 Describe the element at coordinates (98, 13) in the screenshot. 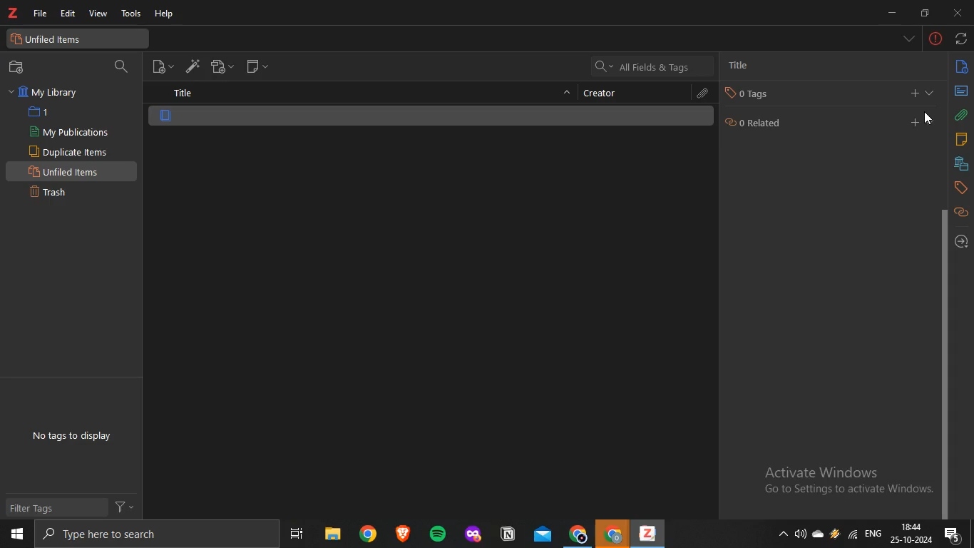

I see `view` at that location.